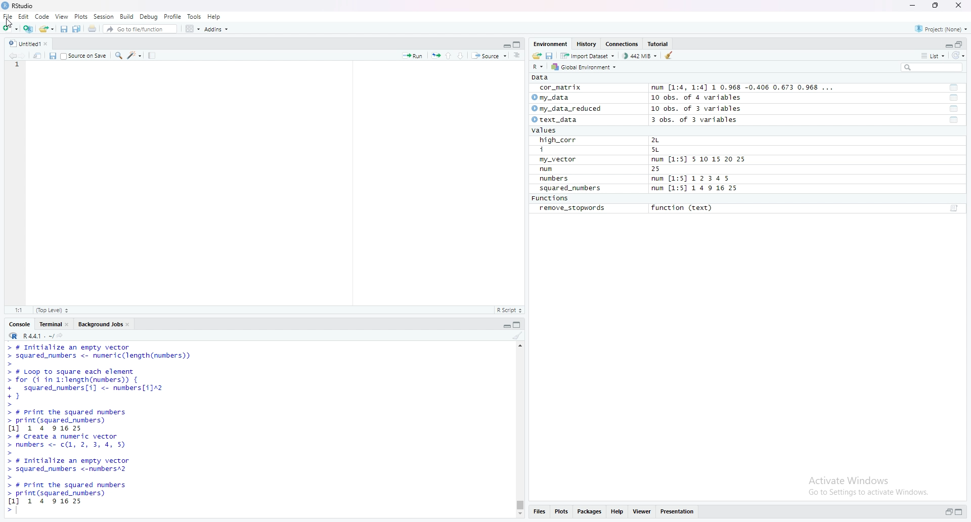  I want to click on RStudio, so click(19, 6).